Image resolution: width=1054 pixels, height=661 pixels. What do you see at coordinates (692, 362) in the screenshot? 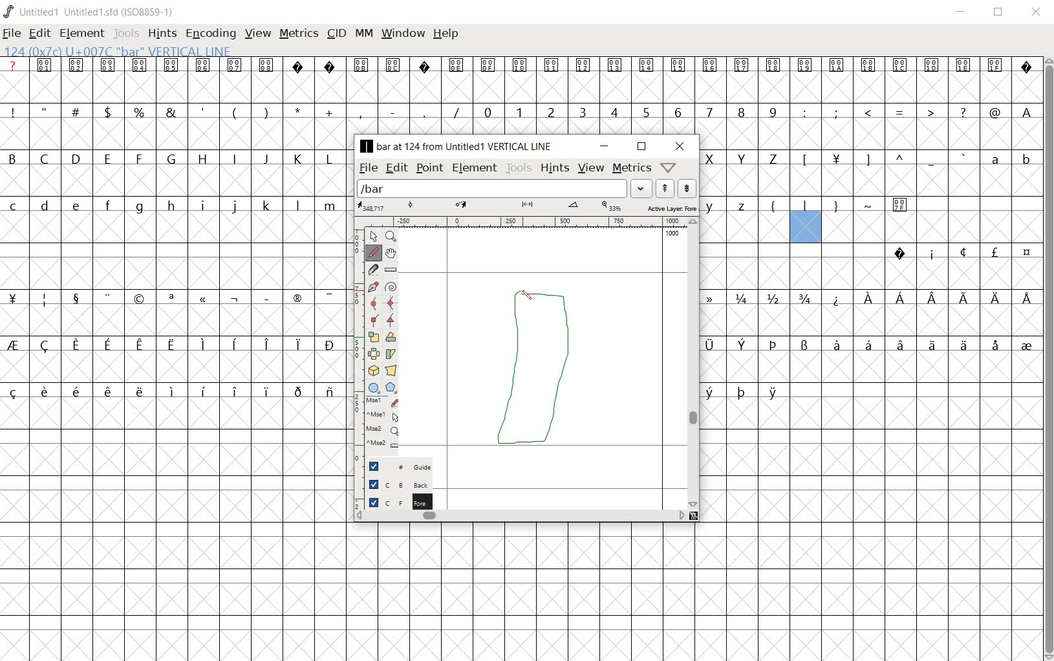
I see `scrollbar` at bounding box center [692, 362].